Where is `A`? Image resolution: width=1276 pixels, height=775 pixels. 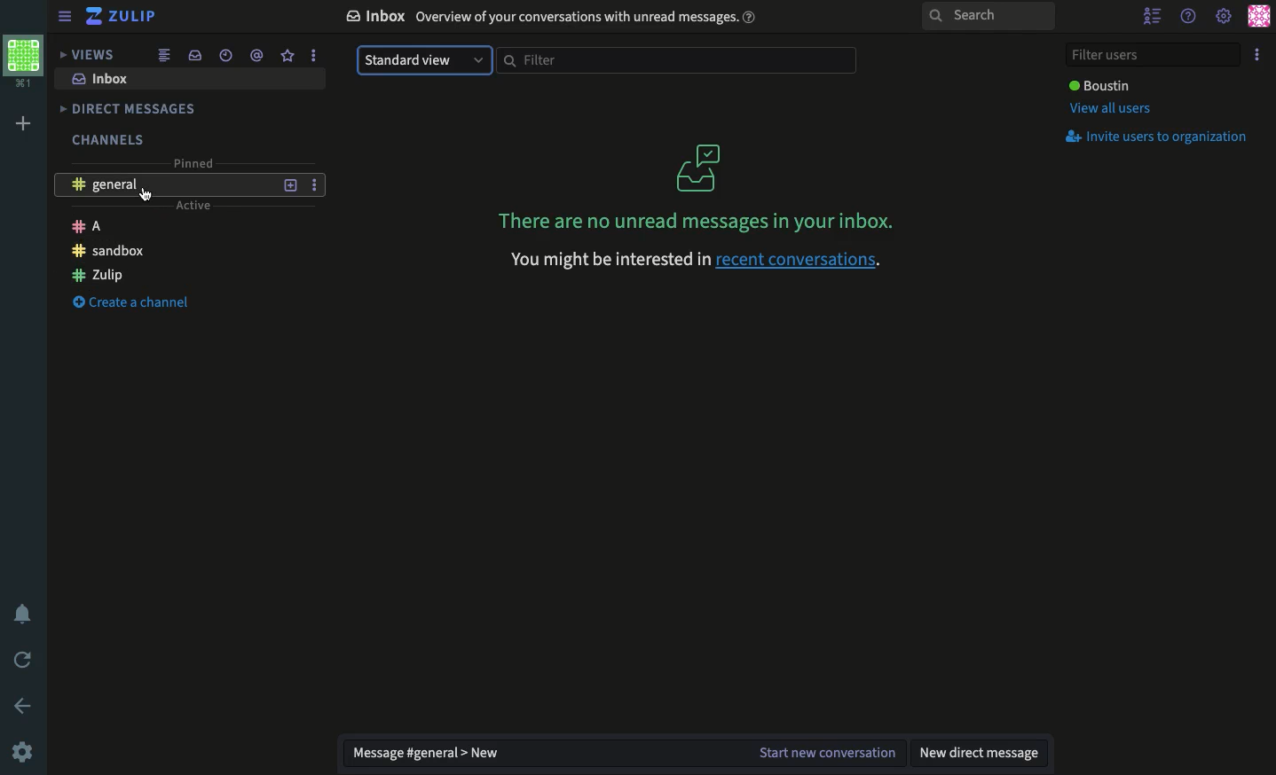 A is located at coordinates (88, 226).